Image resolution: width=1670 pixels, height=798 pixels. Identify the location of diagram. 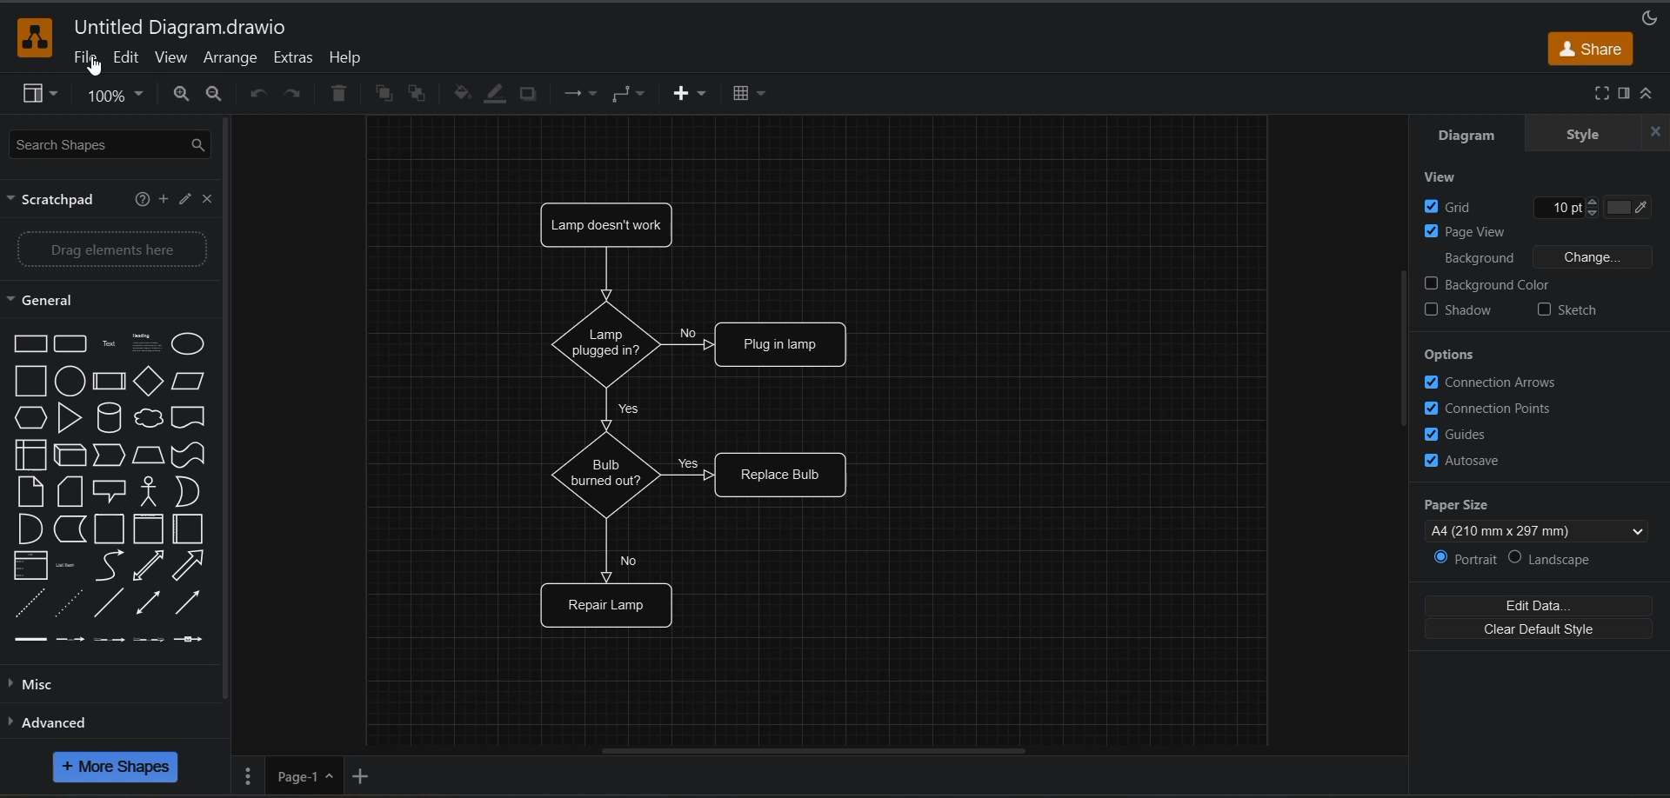
(692, 423).